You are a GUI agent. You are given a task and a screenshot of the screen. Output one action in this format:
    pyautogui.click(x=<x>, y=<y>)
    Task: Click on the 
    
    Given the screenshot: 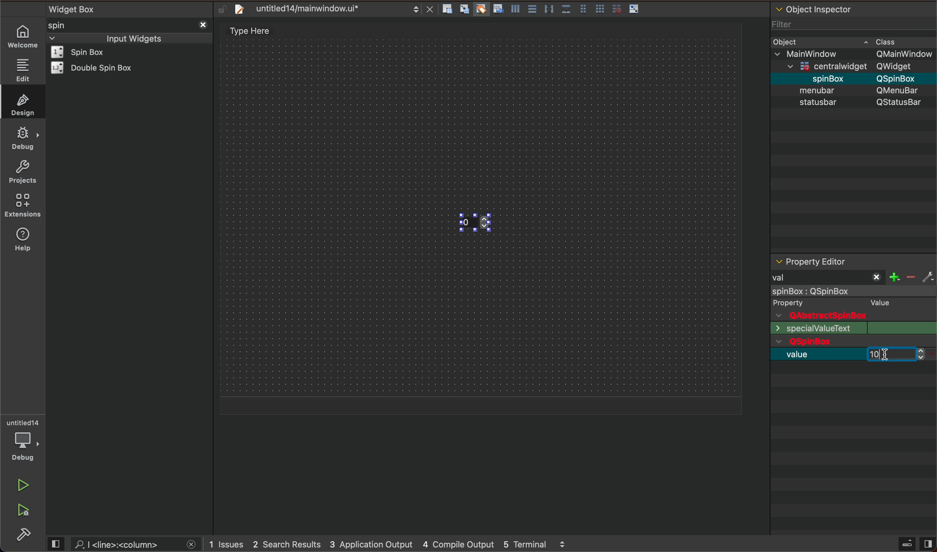 What is the action you would take?
    pyautogui.click(x=899, y=78)
    